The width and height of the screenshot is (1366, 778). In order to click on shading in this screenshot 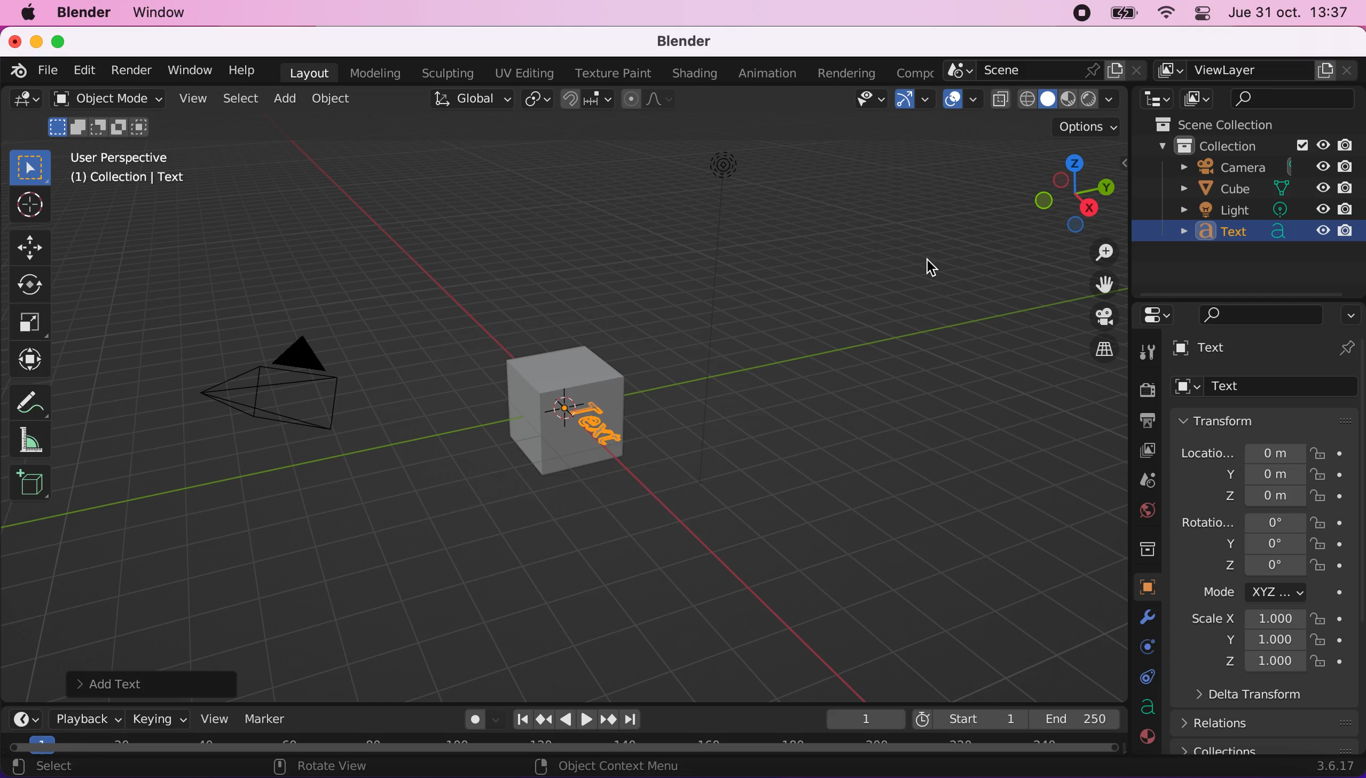, I will do `click(691, 72)`.